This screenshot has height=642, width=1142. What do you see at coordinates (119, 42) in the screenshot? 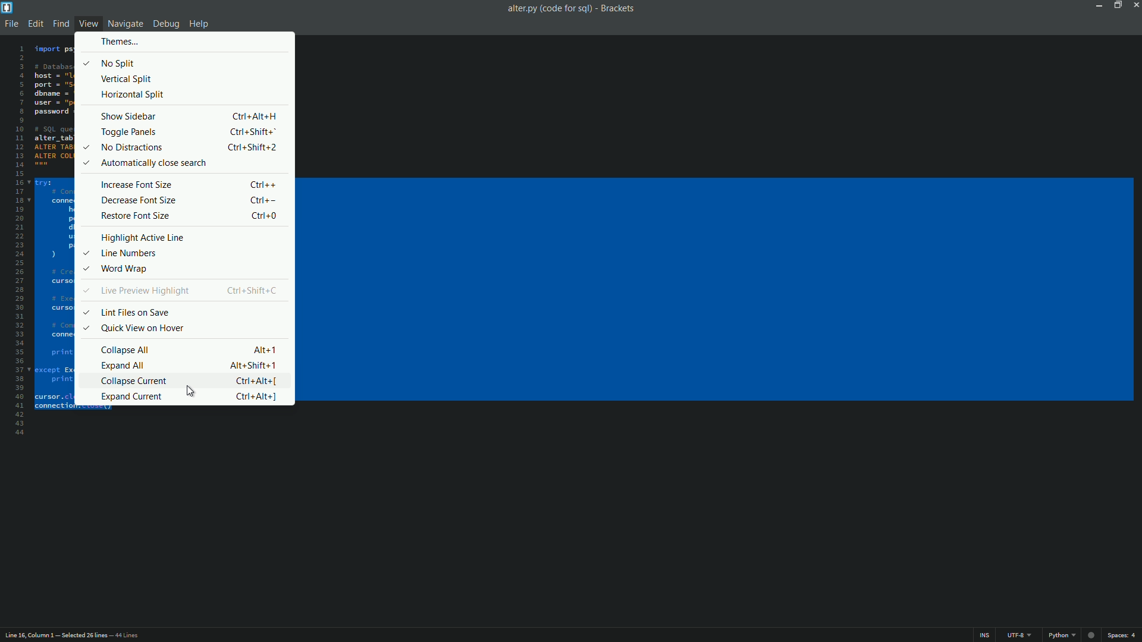
I see `theme` at bounding box center [119, 42].